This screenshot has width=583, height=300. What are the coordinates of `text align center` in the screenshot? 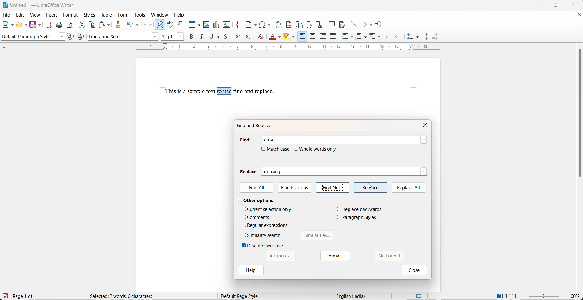 It's located at (313, 37).